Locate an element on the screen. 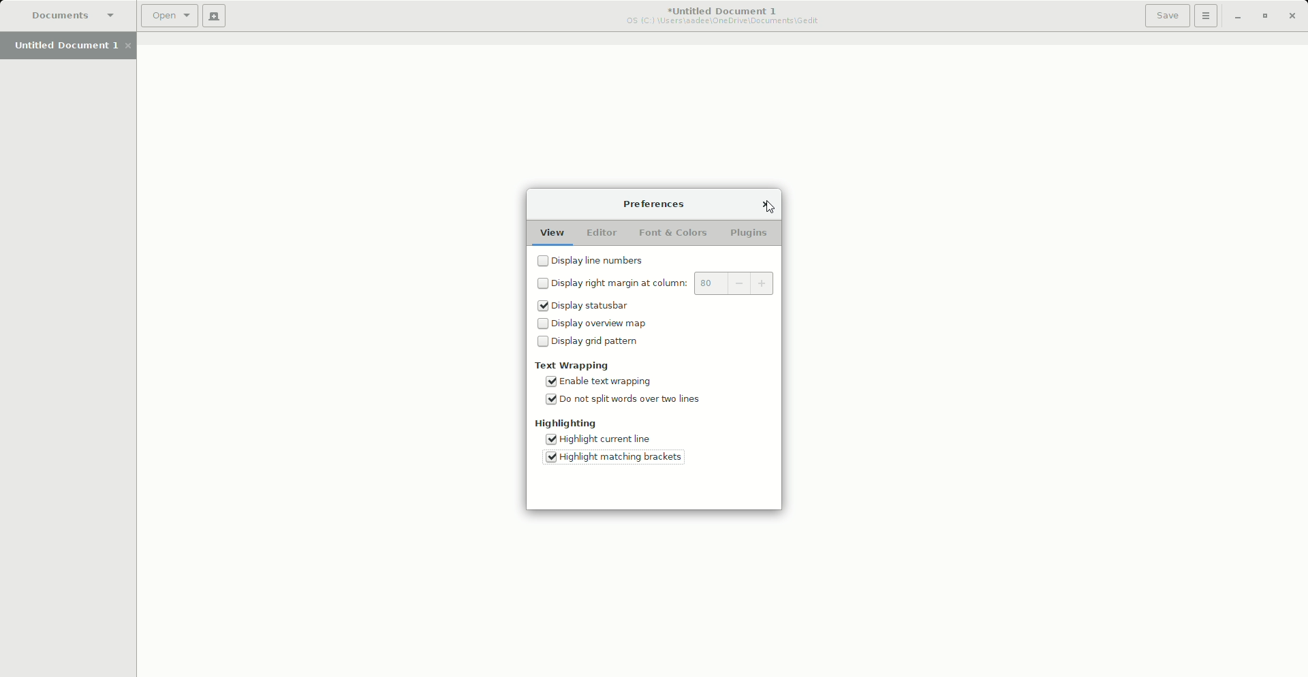 This screenshot has height=677, width=1308. Editor is located at coordinates (602, 234).